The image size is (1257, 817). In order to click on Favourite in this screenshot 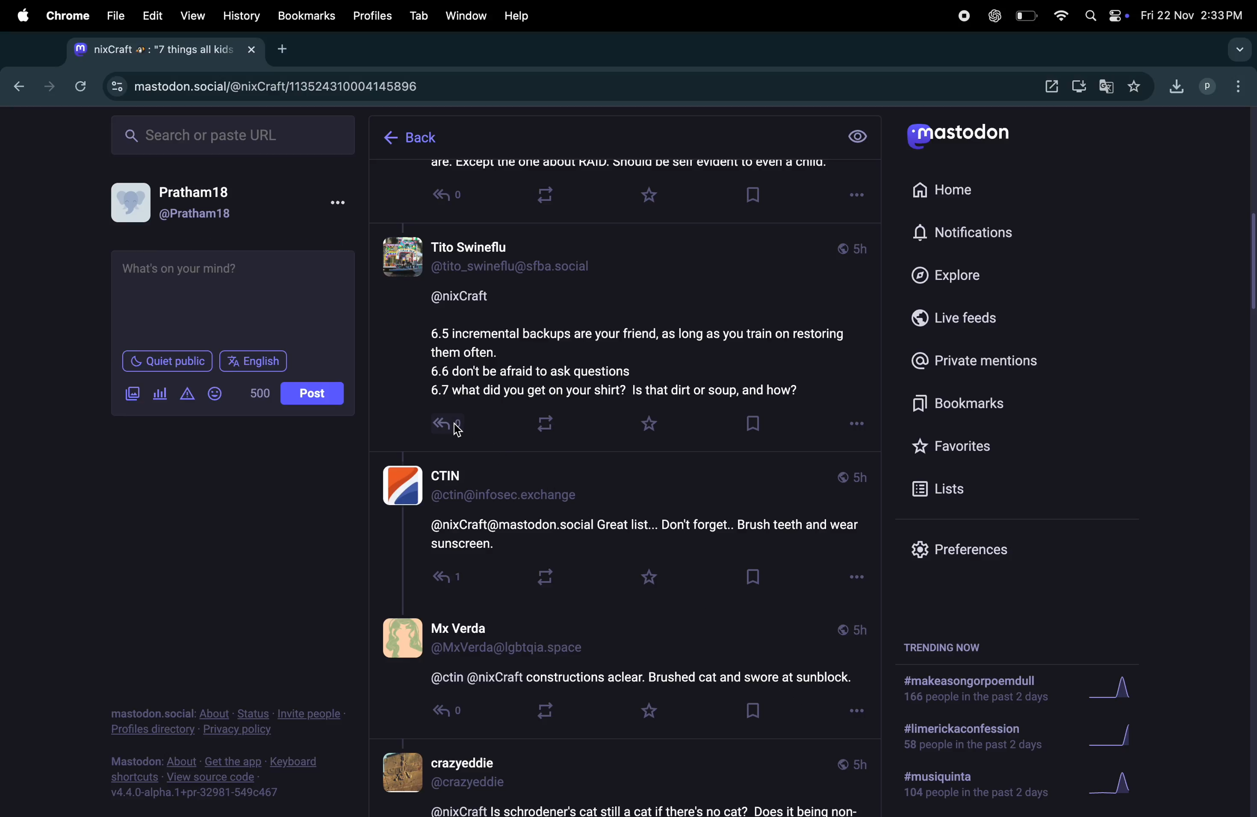, I will do `click(648, 715)`.